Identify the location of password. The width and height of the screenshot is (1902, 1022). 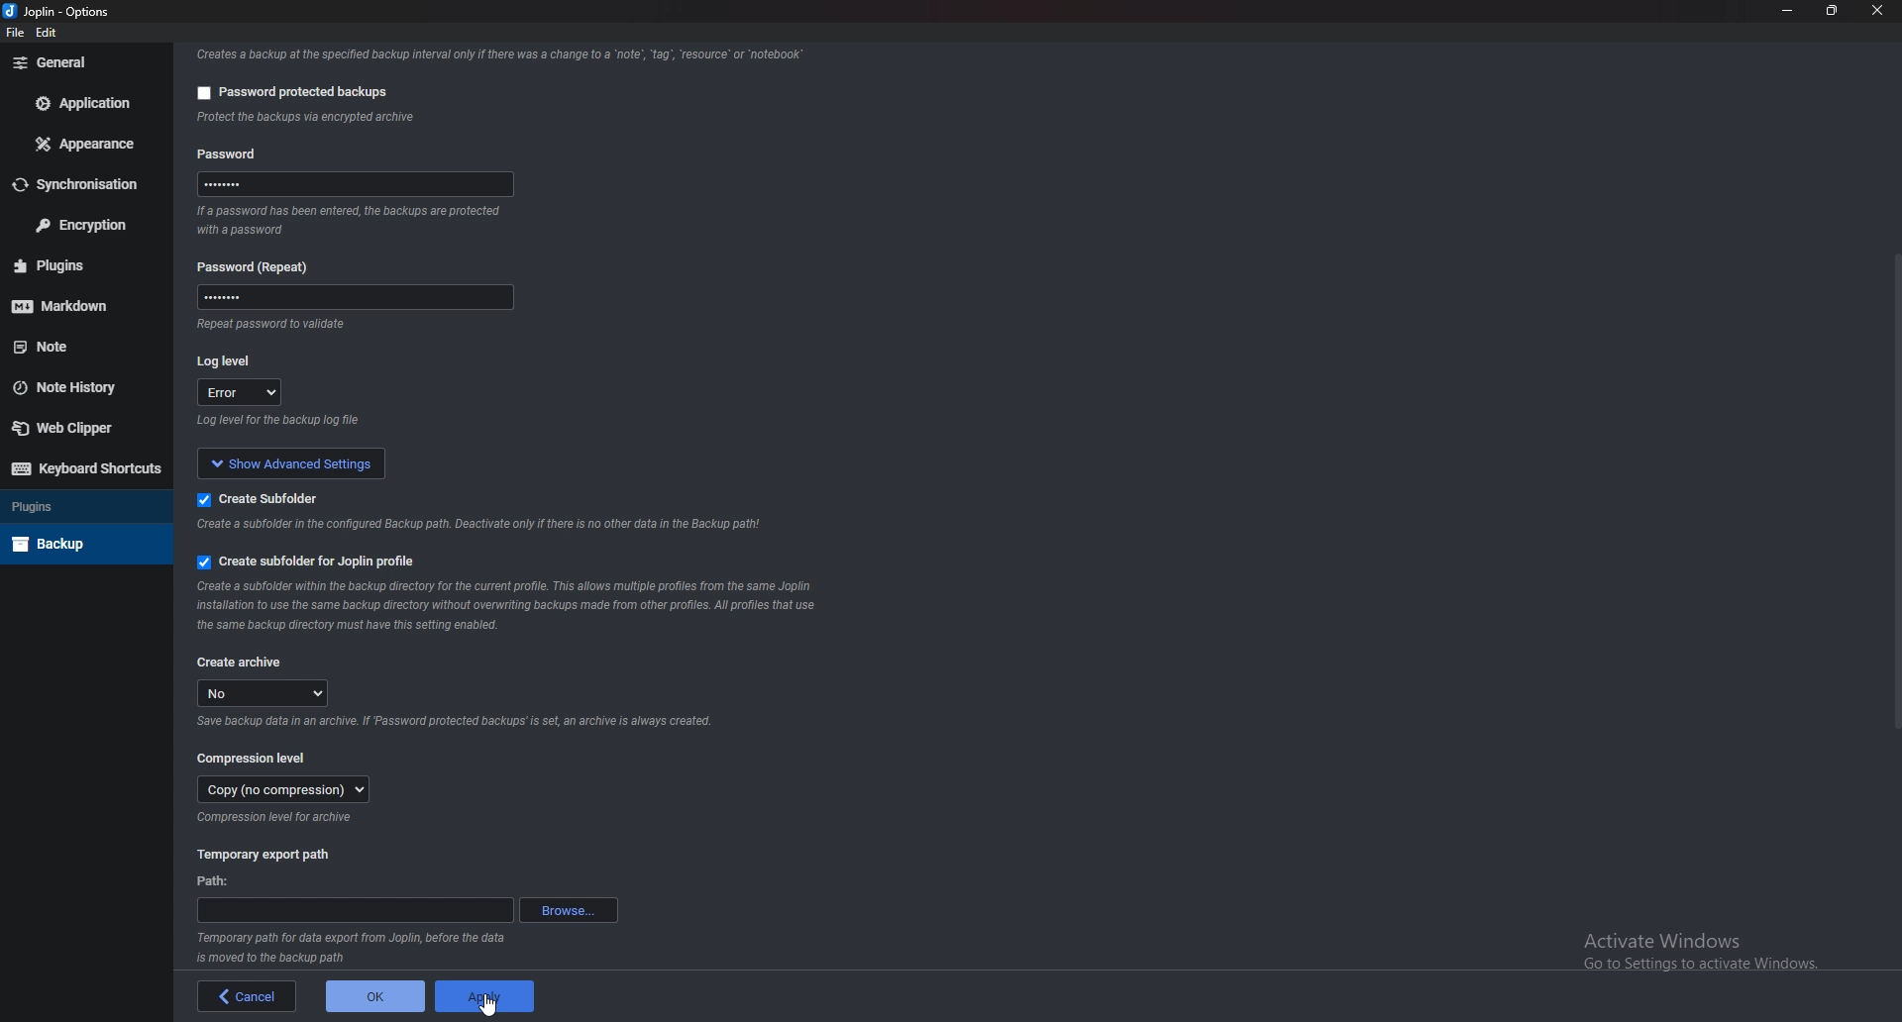
(232, 152).